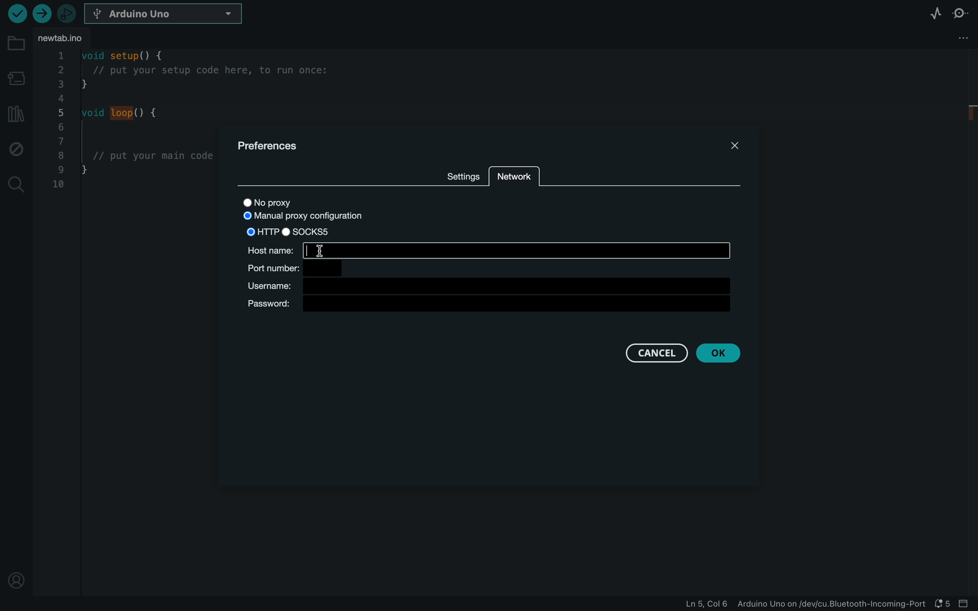  Describe the element at coordinates (266, 249) in the screenshot. I see `host name` at that location.